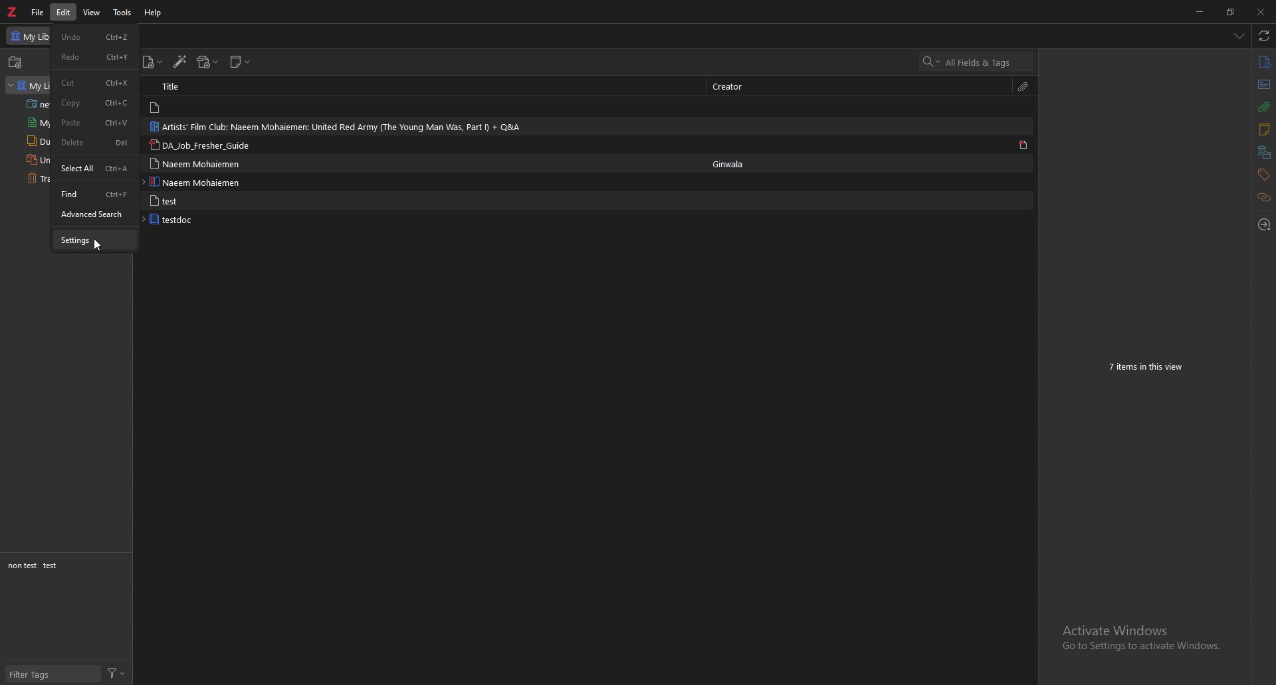 The height and width of the screenshot is (685, 1276). What do you see at coordinates (21, 566) in the screenshot?
I see `non test` at bounding box center [21, 566].